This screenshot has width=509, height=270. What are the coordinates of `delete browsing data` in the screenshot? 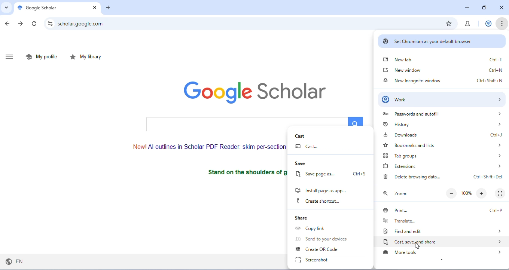 It's located at (444, 177).